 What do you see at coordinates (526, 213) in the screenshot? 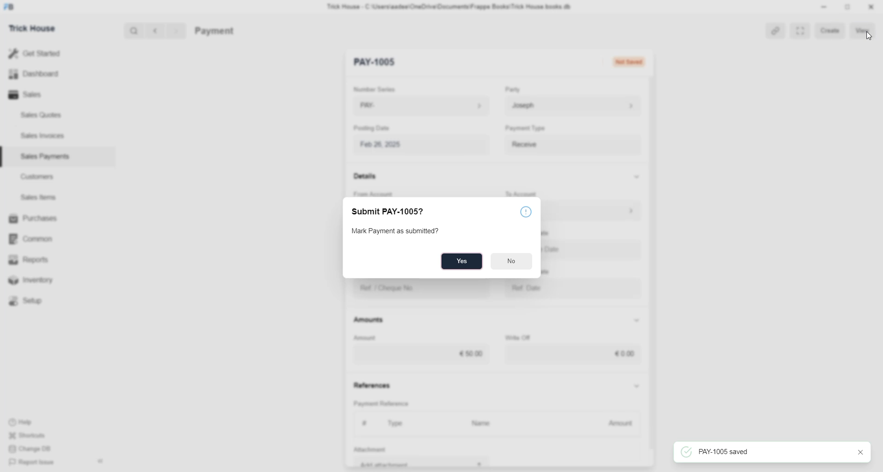
I see `info` at bounding box center [526, 213].